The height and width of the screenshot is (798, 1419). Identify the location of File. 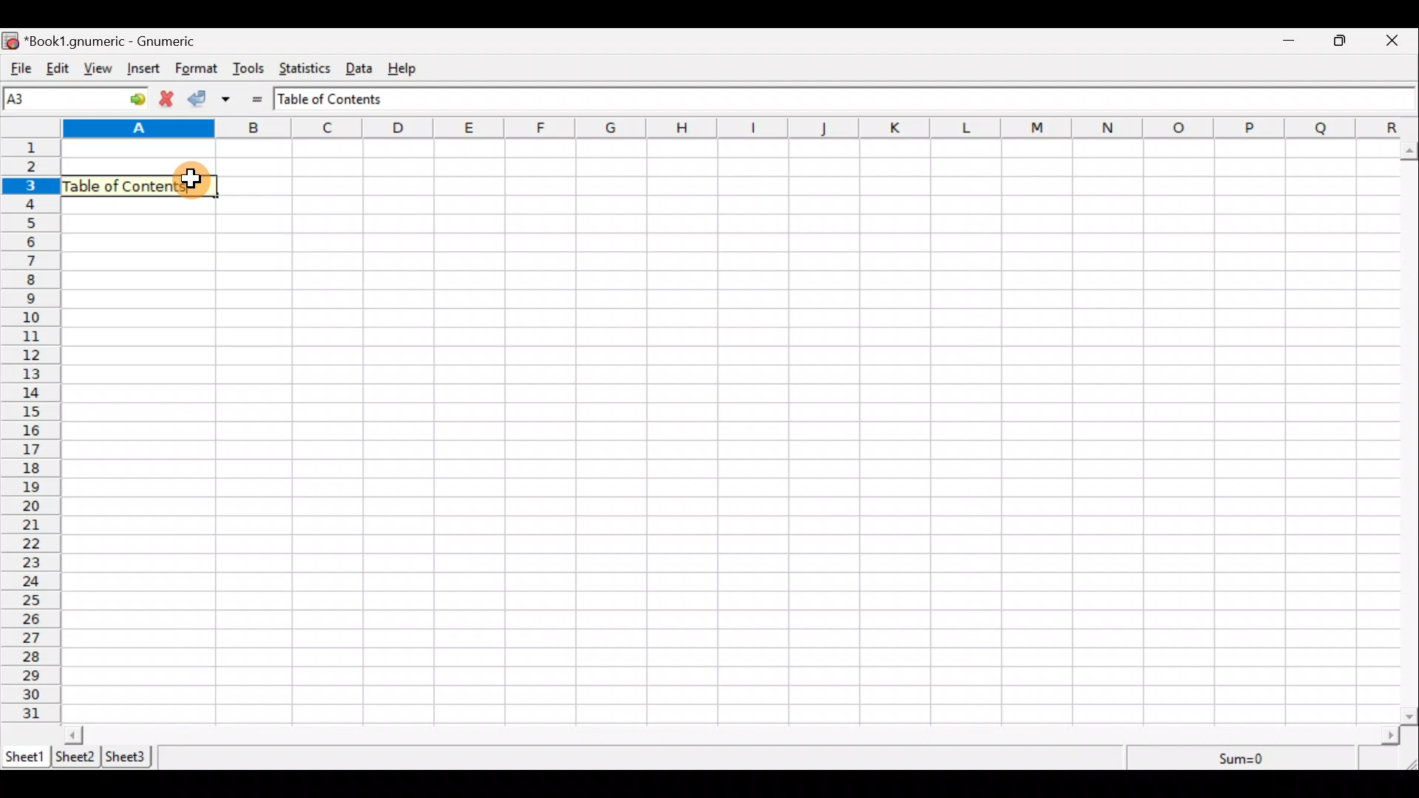
(18, 69).